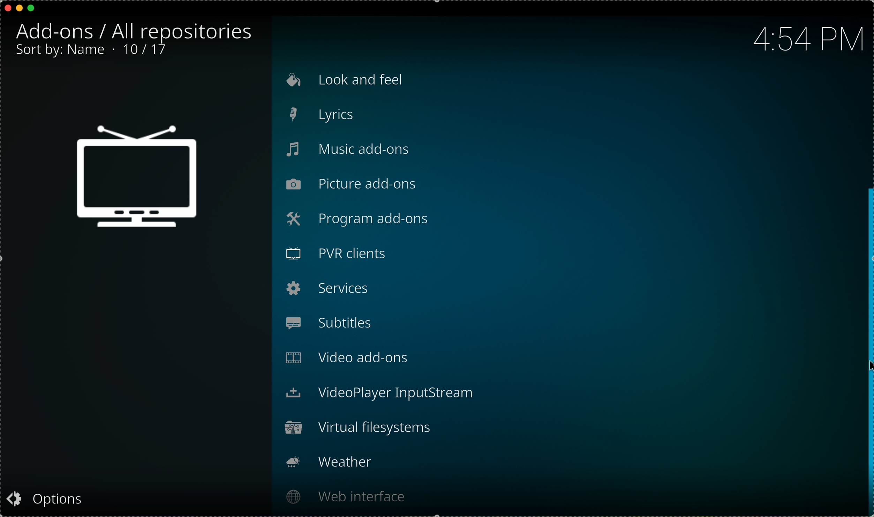  Describe the element at coordinates (359, 428) in the screenshot. I see `virtual filesystems` at that location.